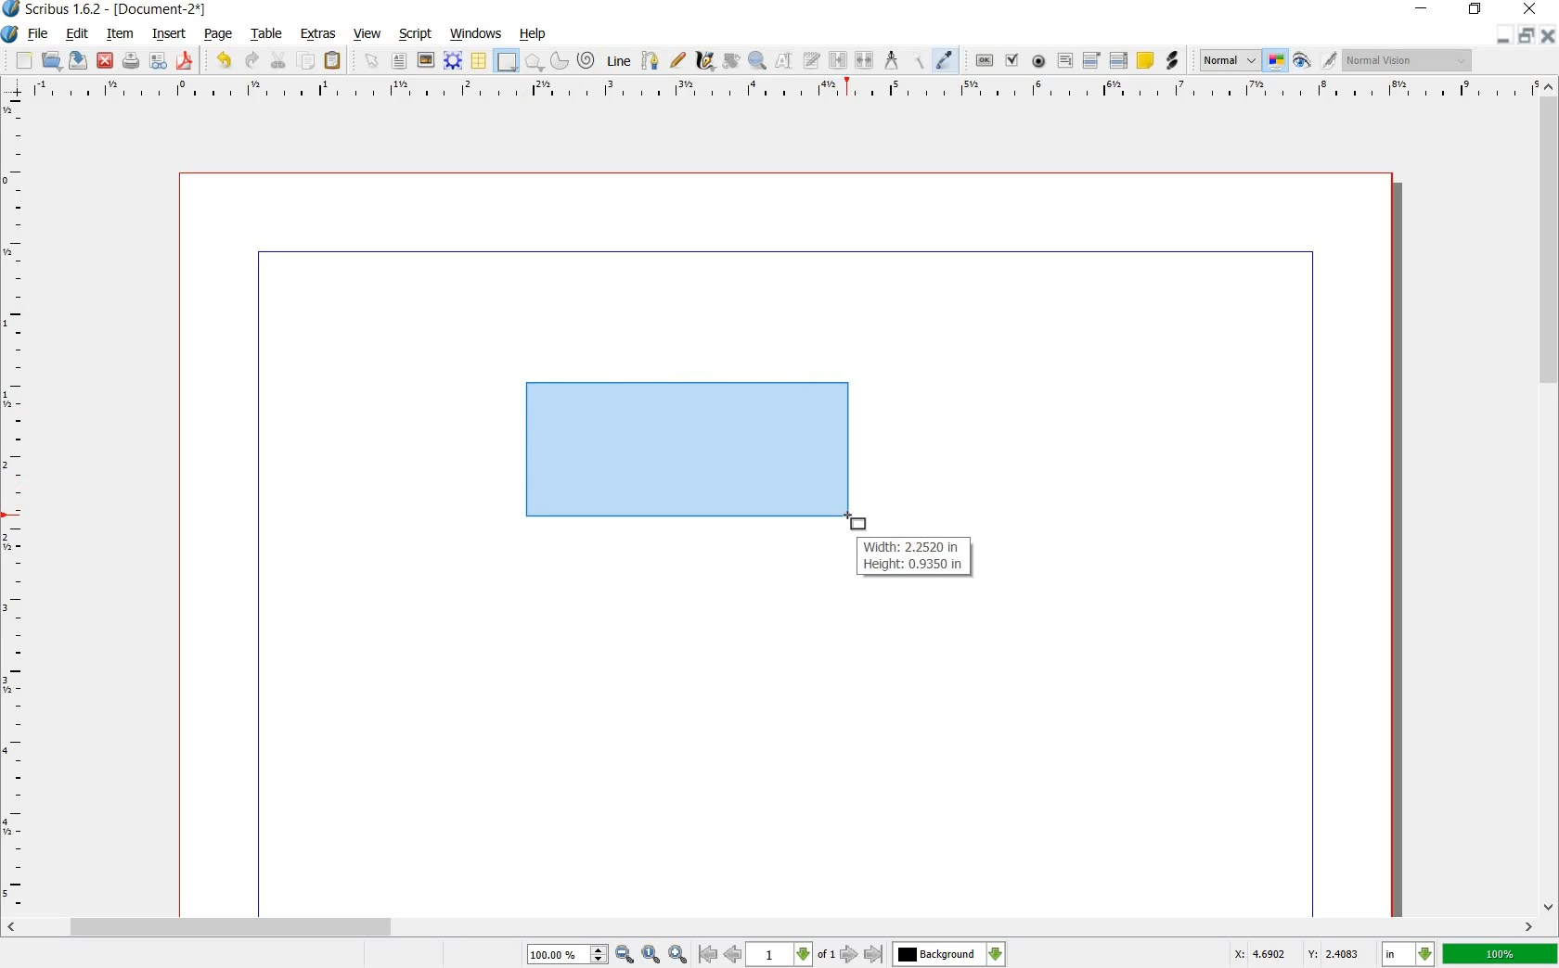 The image size is (1559, 968). I want to click on UNDO, so click(221, 61).